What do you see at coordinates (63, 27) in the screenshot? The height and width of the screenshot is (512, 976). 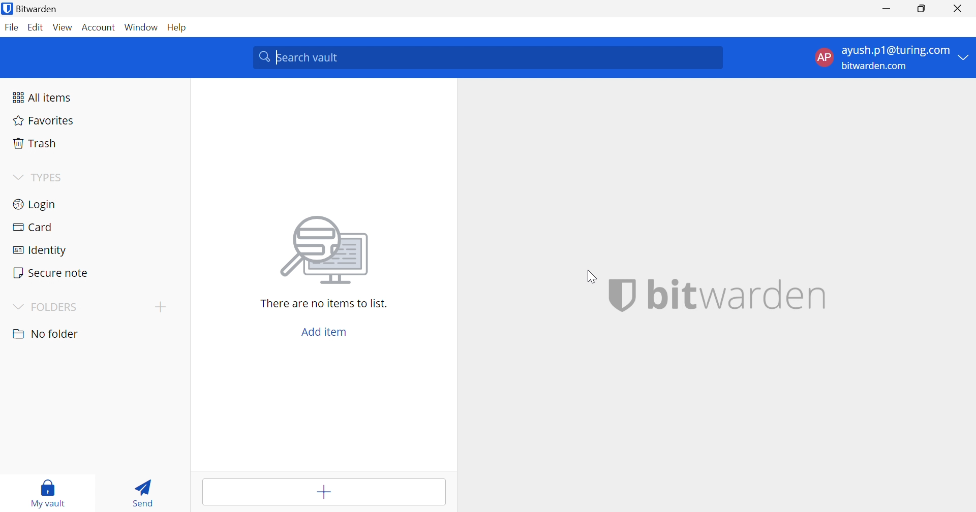 I see `View` at bounding box center [63, 27].